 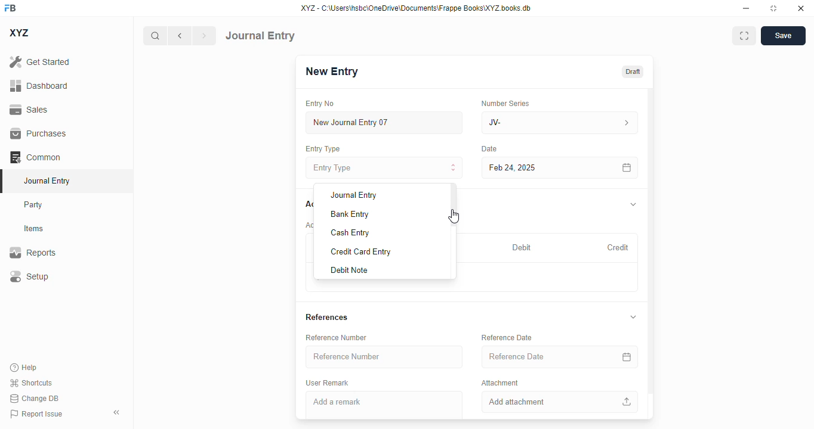 What do you see at coordinates (39, 85) in the screenshot?
I see `dashboard` at bounding box center [39, 85].